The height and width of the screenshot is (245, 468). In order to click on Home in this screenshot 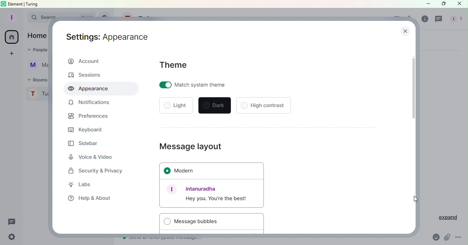, I will do `click(13, 38)`.